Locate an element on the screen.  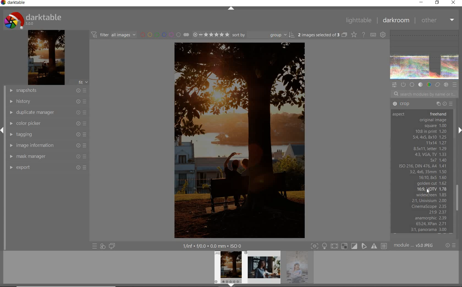
expand/collapse is located at coordinates (230, 285).